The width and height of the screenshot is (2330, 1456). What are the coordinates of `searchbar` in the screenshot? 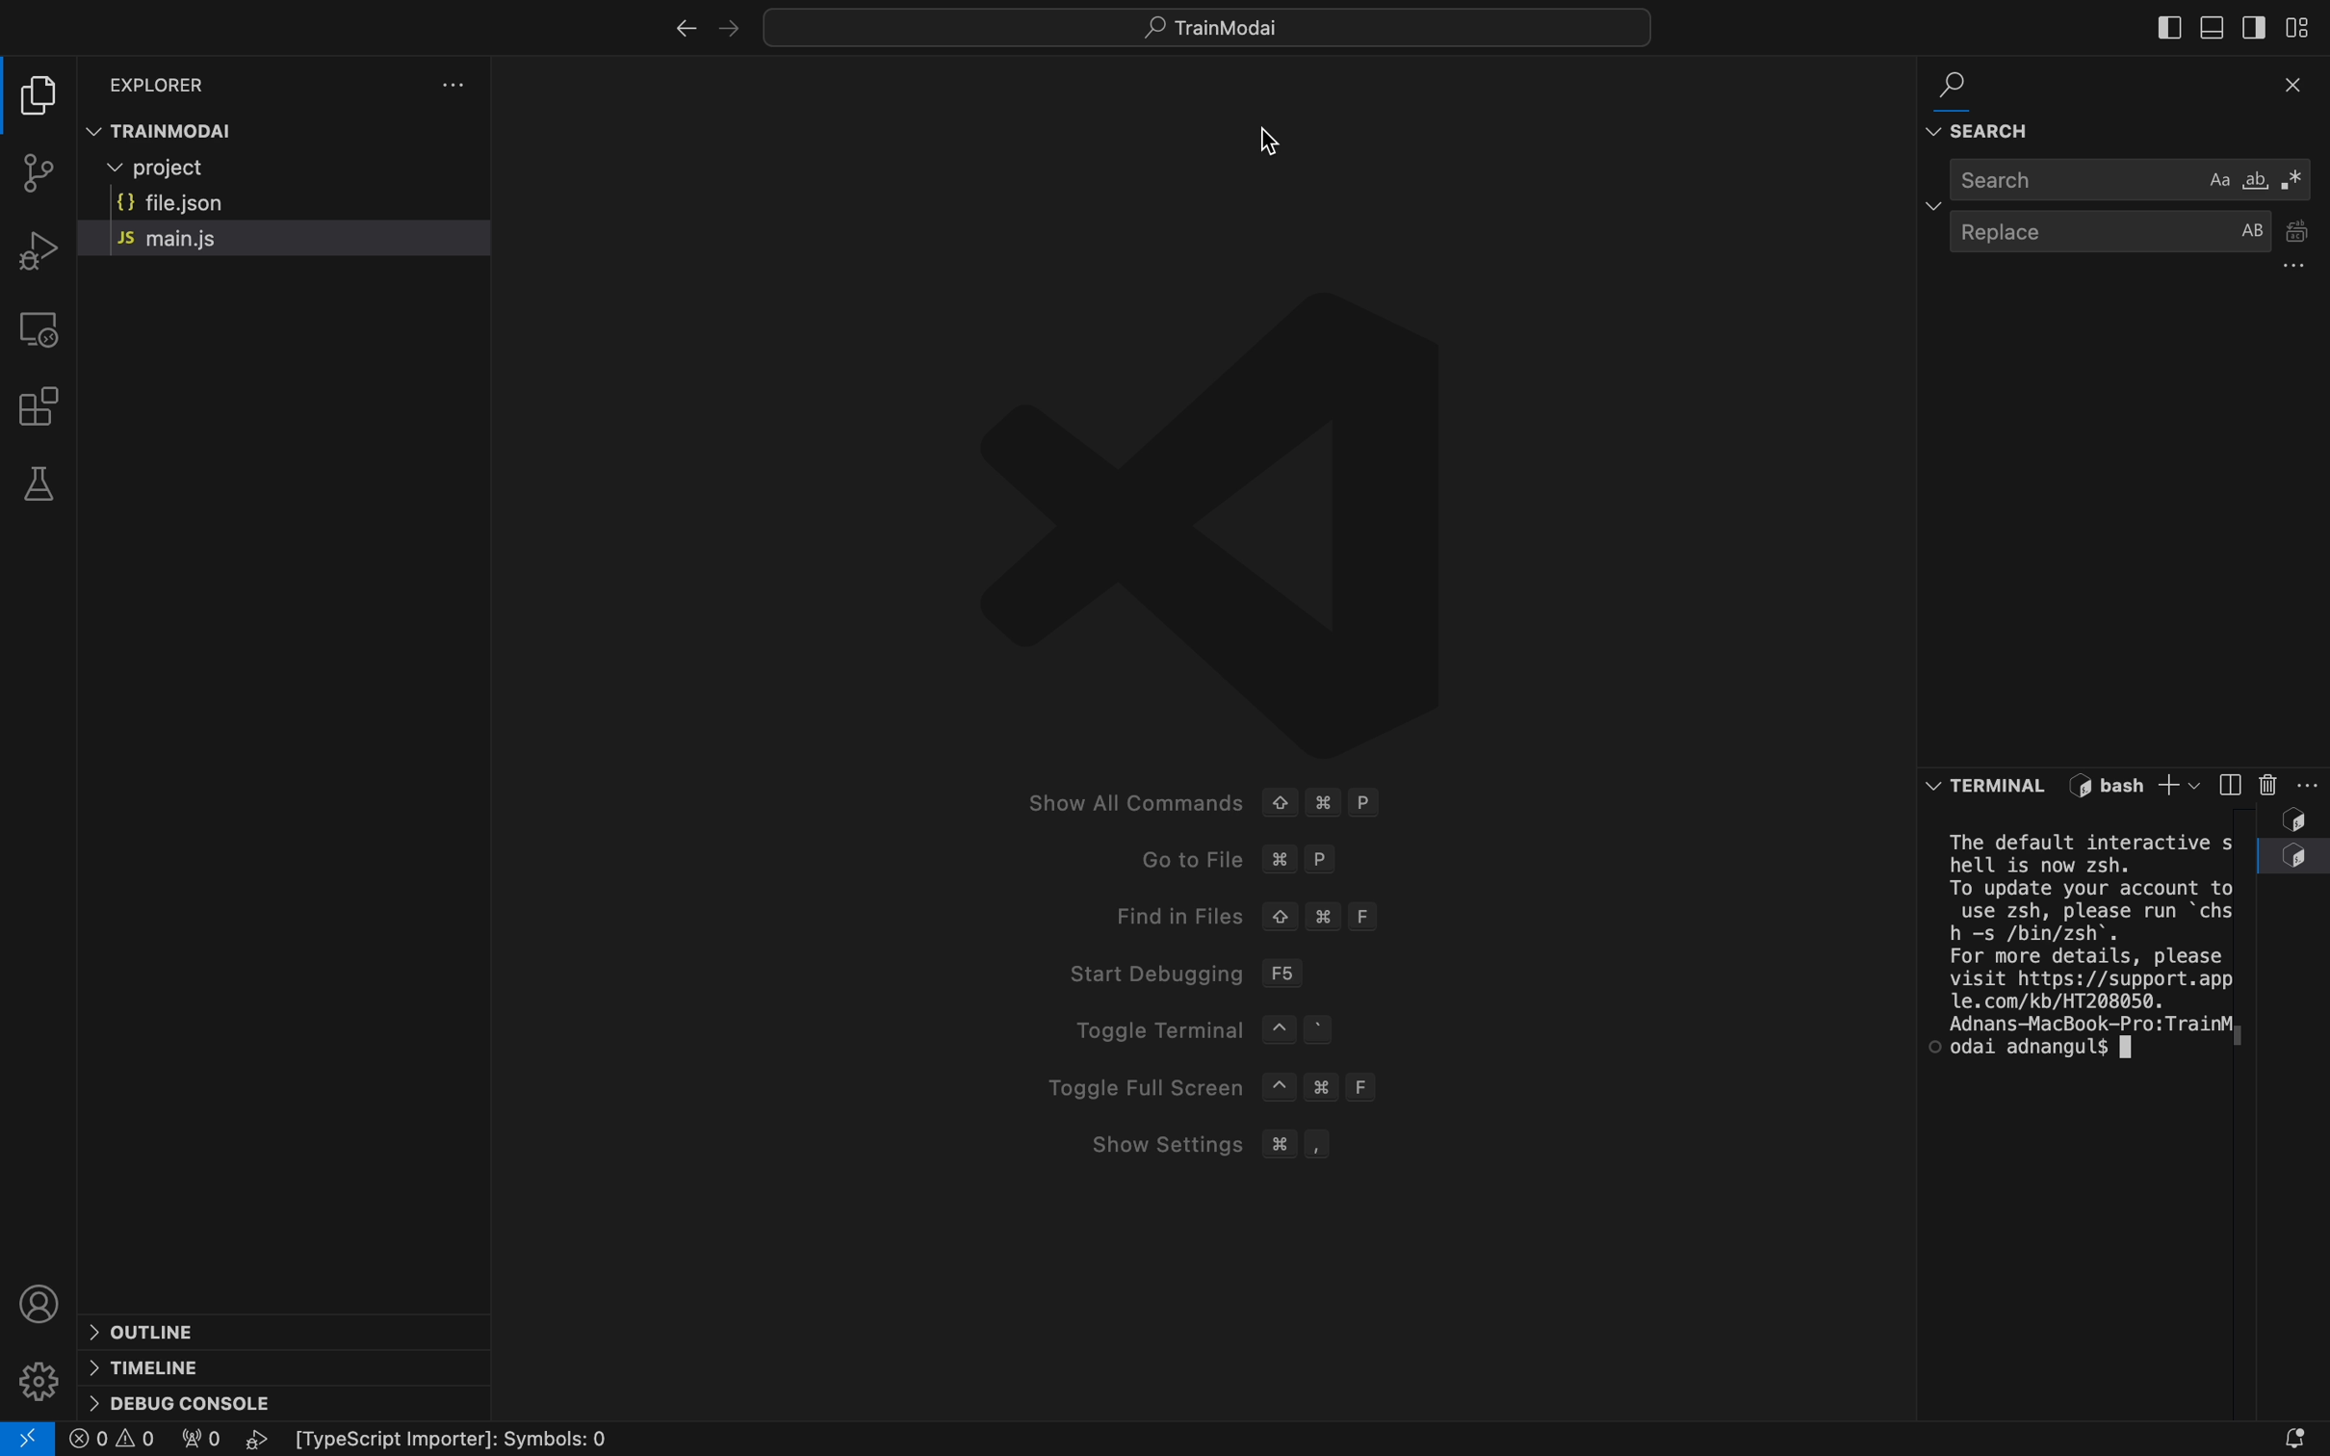 It's located at (1219, 29).